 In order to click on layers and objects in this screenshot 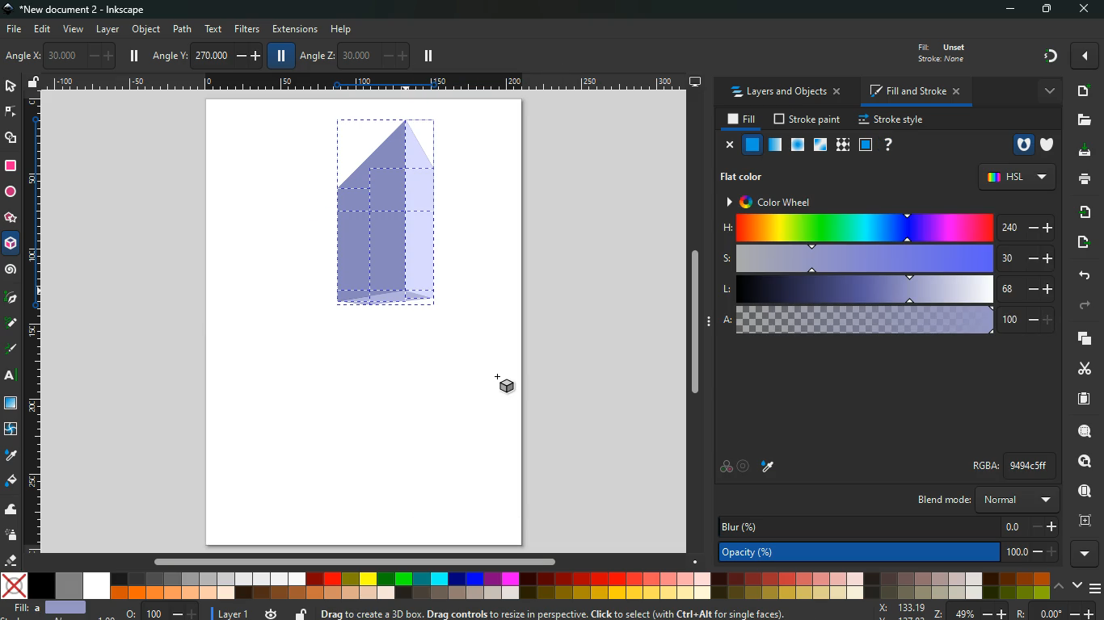, I will do `click(786, 93)`.